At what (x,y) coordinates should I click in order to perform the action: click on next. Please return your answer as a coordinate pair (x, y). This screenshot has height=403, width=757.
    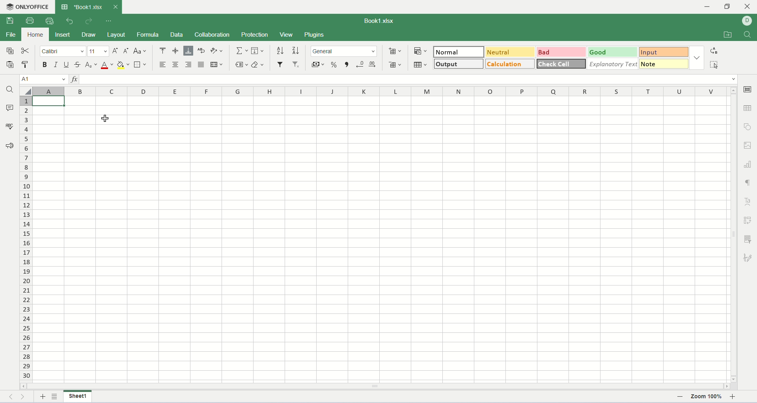
    Looking at the image, I should click on (22, 396).